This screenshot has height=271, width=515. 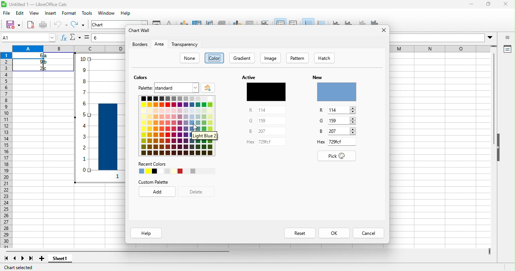 I want to click on custom palette, so click(x=155, y=182).